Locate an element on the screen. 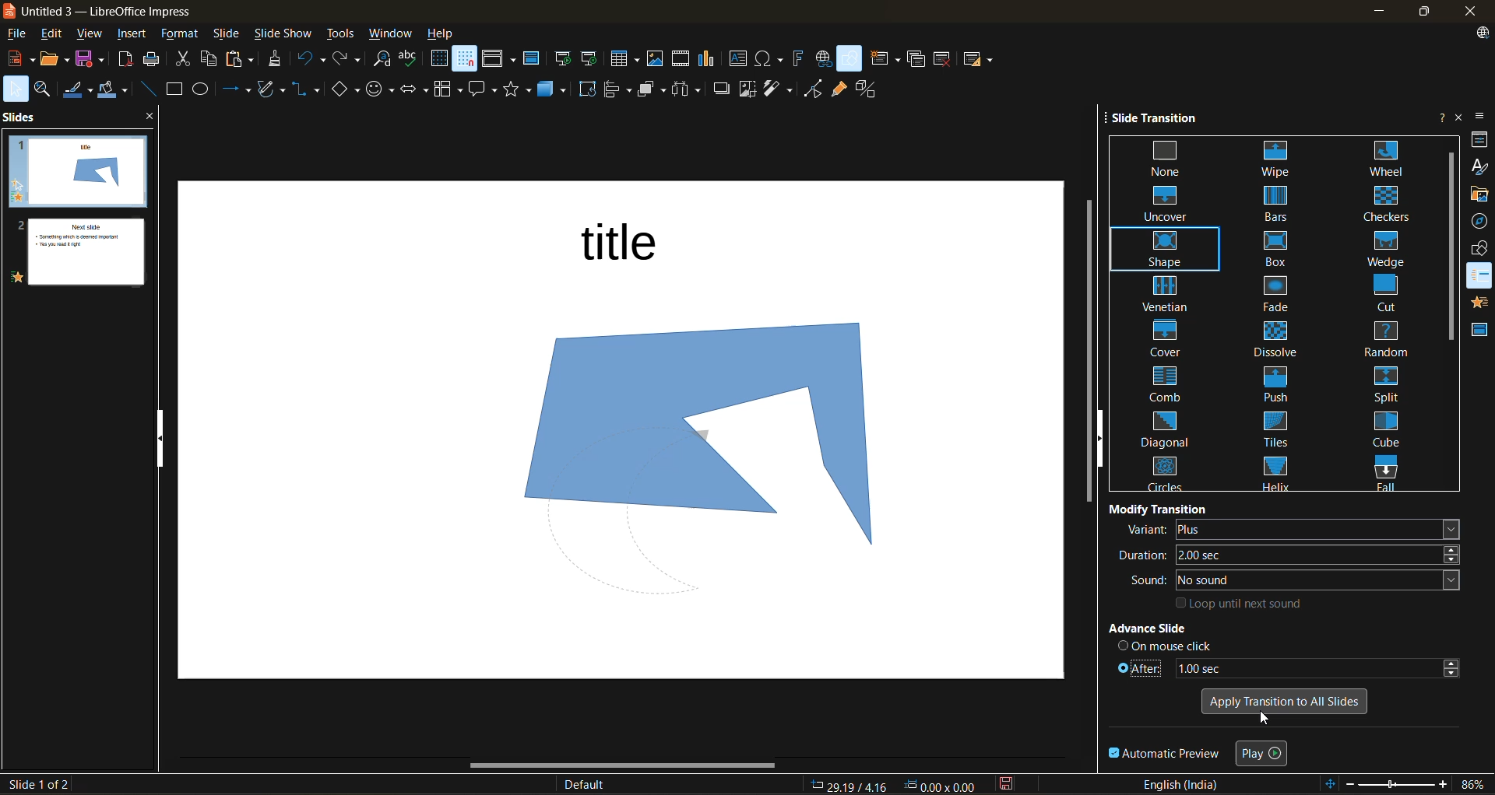  on mouse click is located at coordinates (1166, 645).